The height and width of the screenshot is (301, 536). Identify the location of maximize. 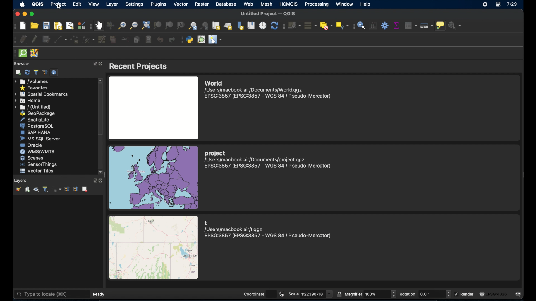
(33, 14).